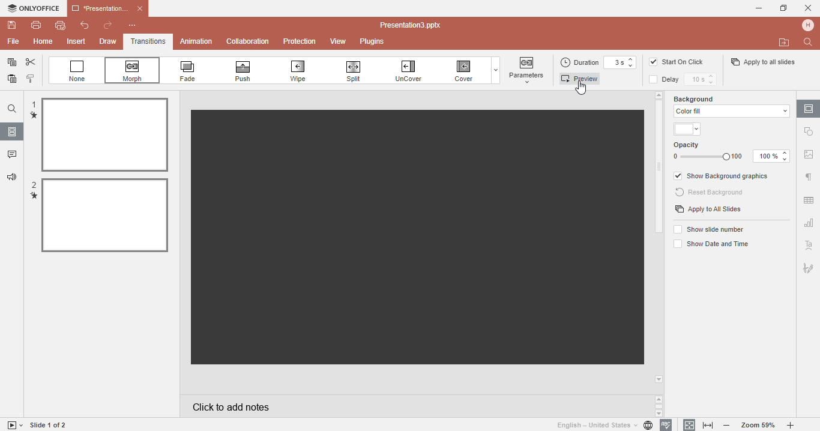 The width and height of the screenshot is (820, 431). I want to click on Draw, so click(107, 42).